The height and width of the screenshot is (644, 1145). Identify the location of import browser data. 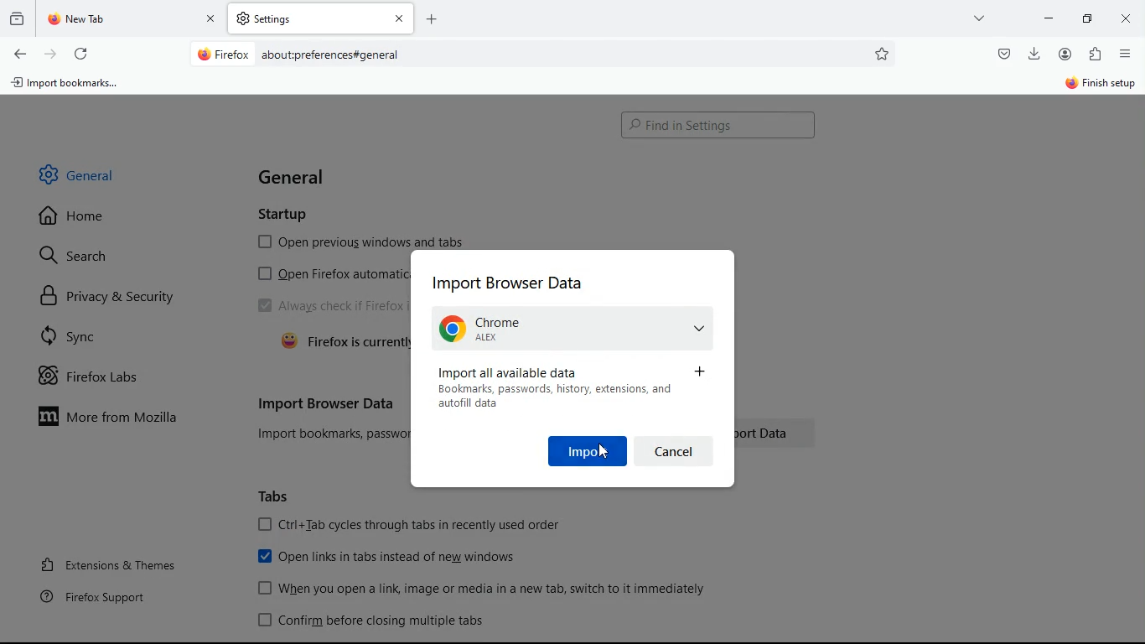
(510, 282).